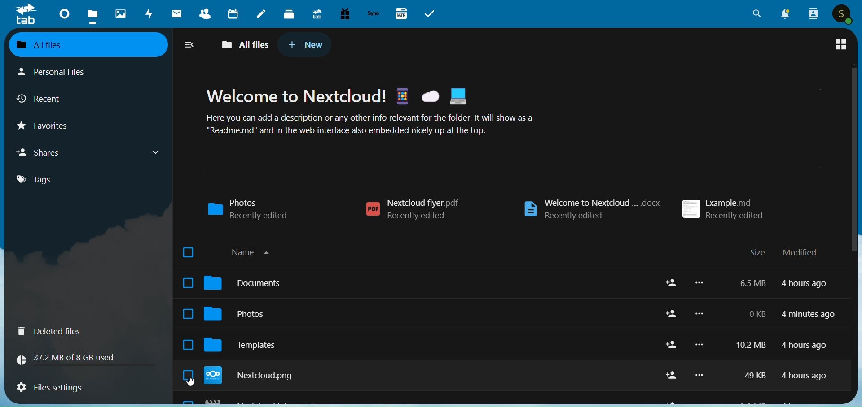 The height and width of the screenshot is (407, 862). What do you see at coordinates (188, 345) in the screenshot?
I see `Click to select` at bounding box center [188, 345].